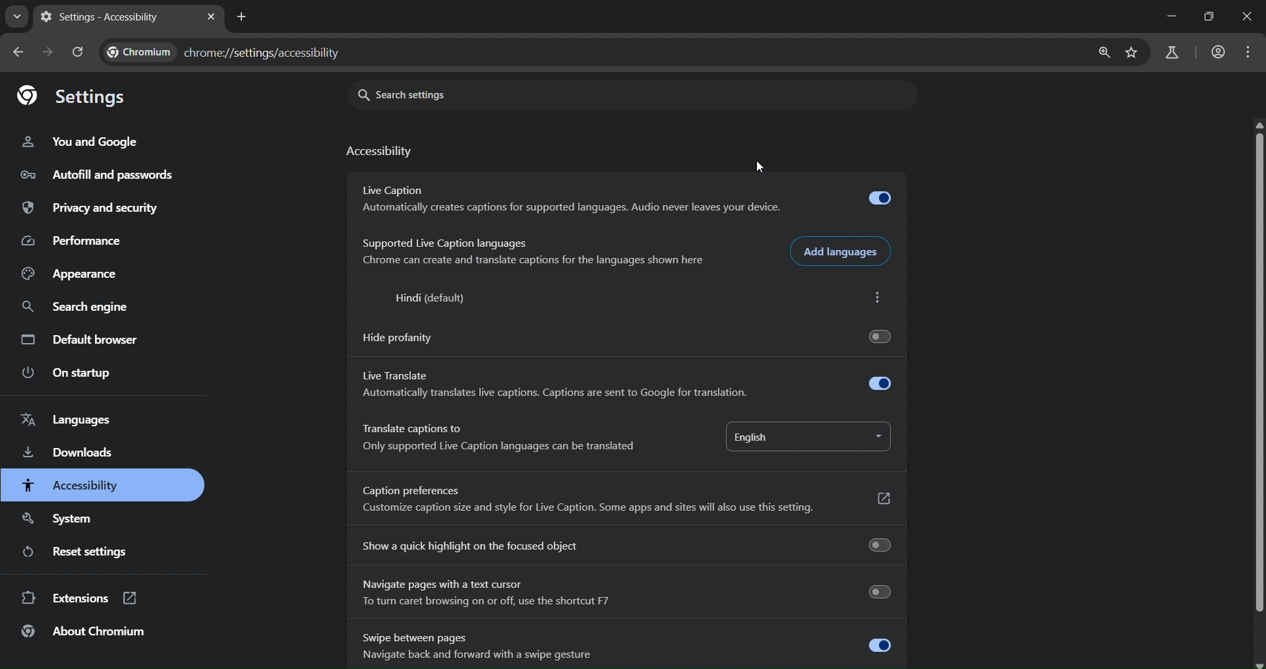  What do you see at coordinates (84, 139) in the screenshot?
I see `you and google` at bounding box center [84, 139].